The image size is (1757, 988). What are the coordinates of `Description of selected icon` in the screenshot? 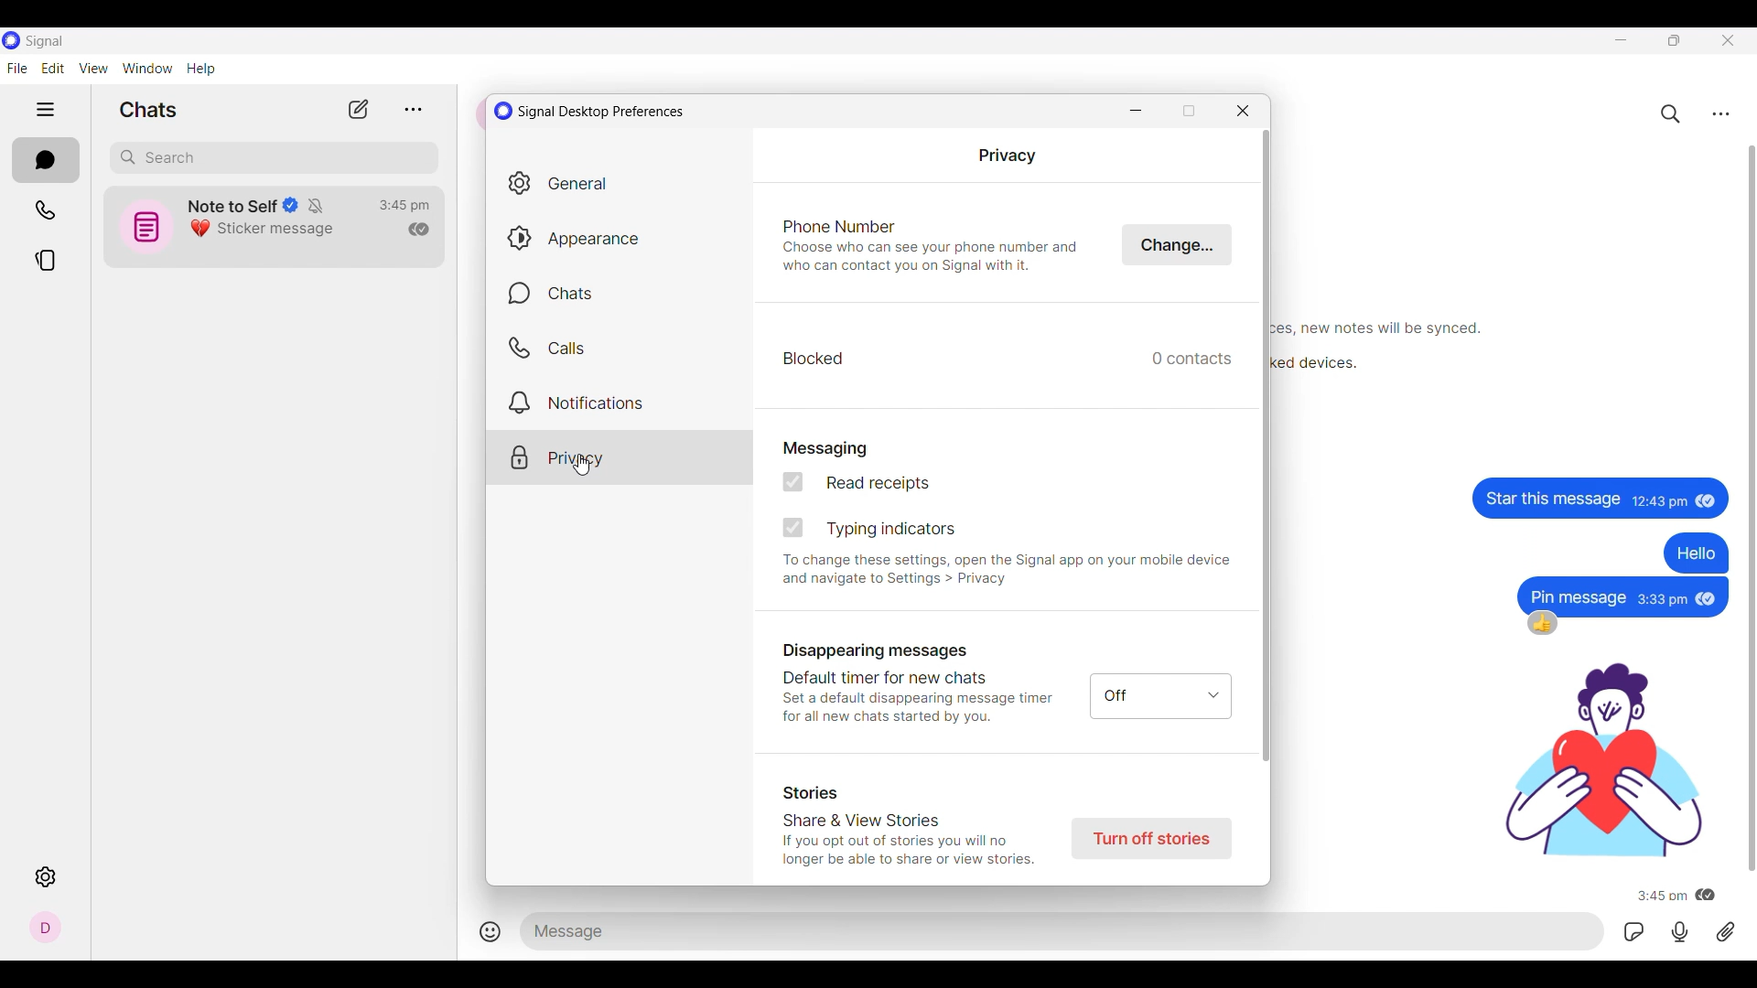 It's located at (147, 877).